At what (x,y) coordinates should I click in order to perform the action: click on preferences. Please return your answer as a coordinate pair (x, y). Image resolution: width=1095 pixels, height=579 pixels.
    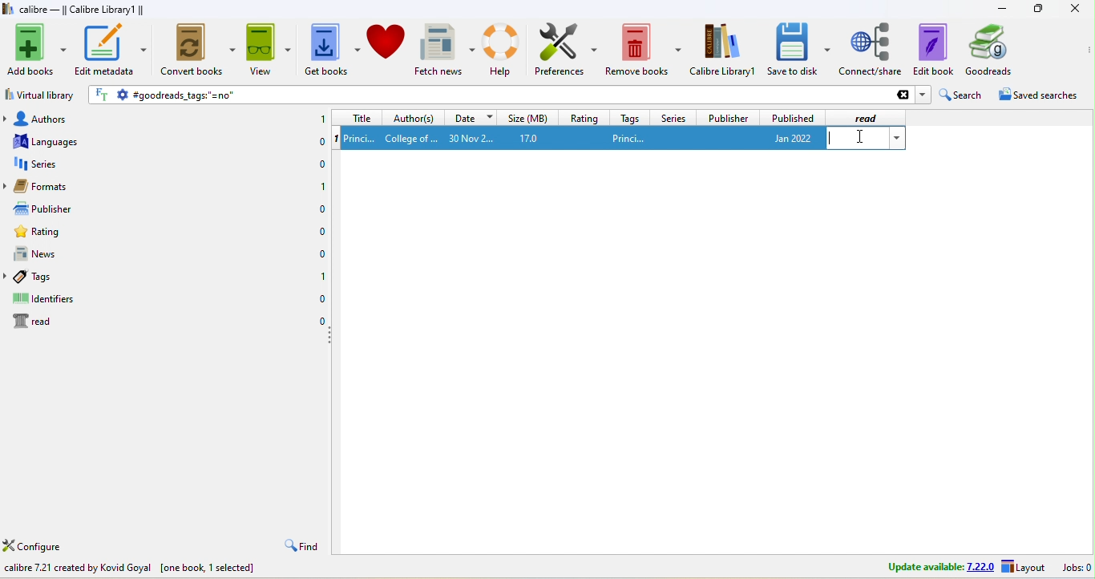
    Looking at the image, I should click on (566, 50).